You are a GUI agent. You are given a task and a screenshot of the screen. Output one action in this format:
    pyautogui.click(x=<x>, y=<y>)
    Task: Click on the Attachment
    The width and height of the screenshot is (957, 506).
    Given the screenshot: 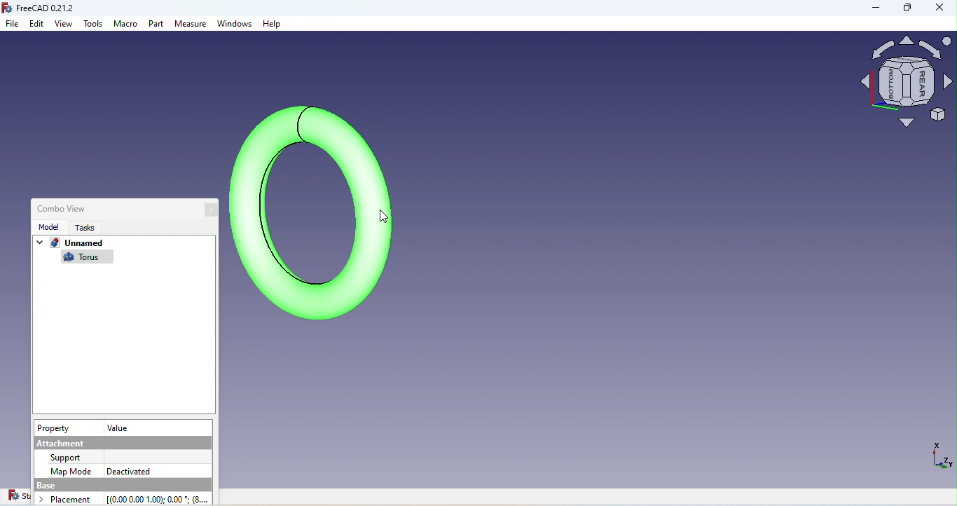 What is the action you would take?
    pyautogui.click(x=122, y=442)
    